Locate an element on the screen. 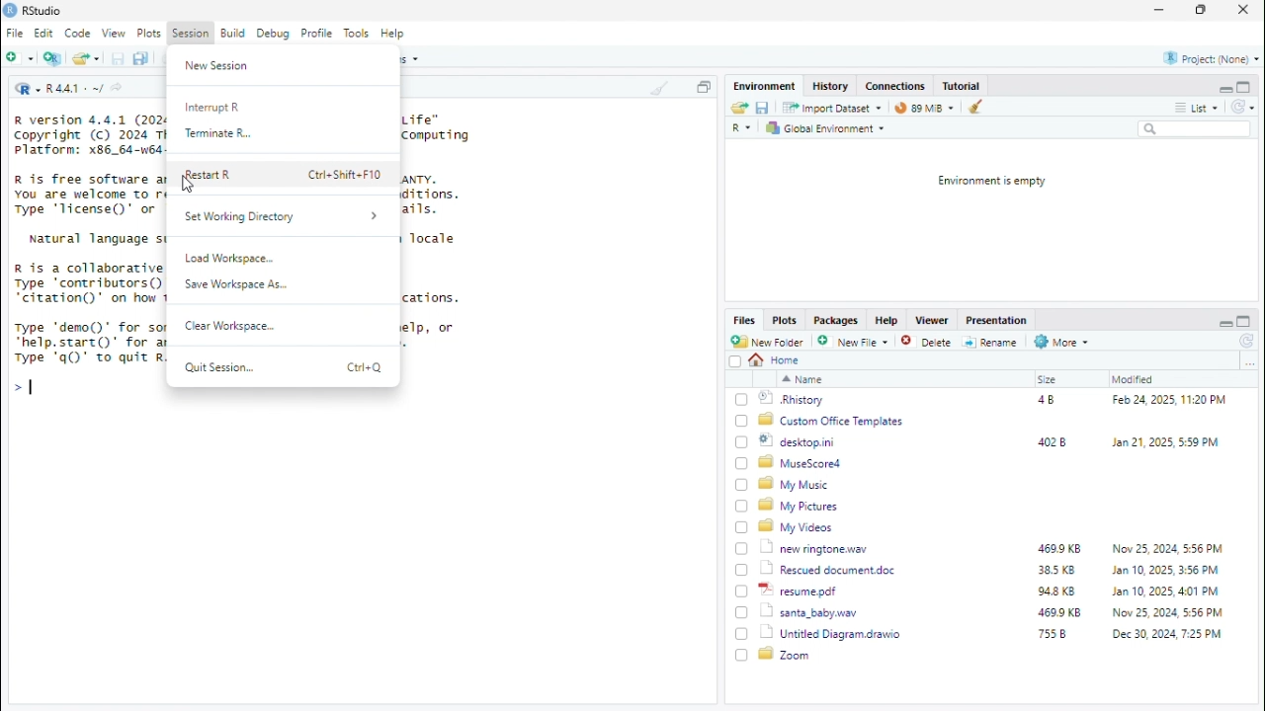  Clear Workspace... is located at coordinates (230, 326).